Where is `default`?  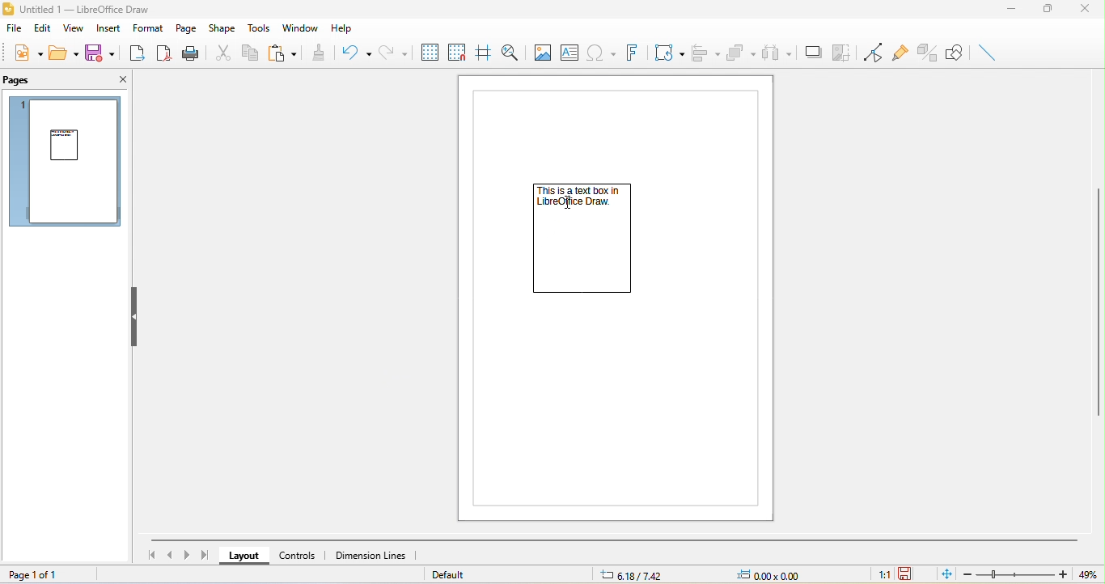
default is located at coordinates (456, 575).